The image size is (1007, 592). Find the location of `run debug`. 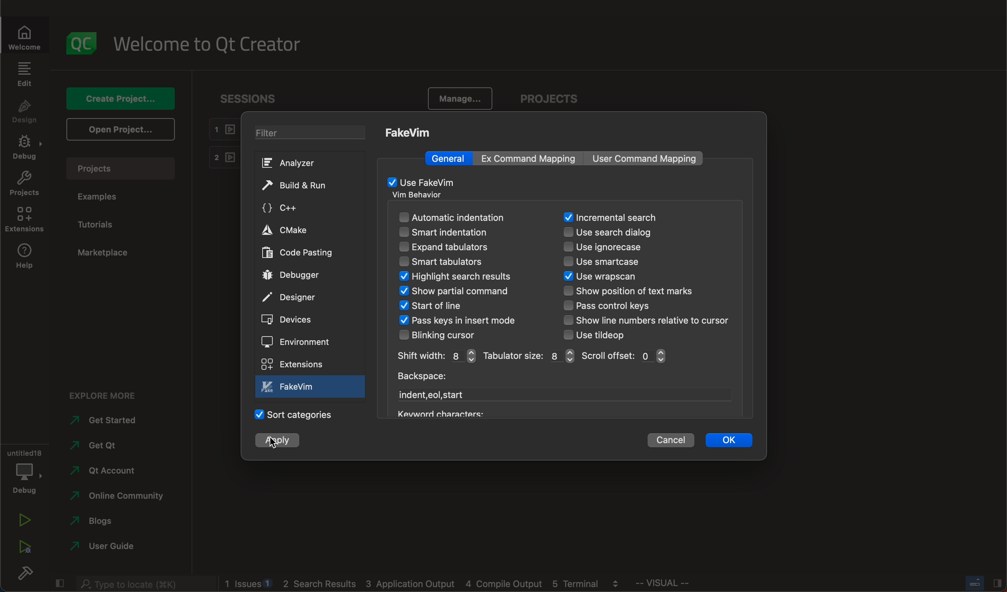

run debug is located at coordinates (23, 548).